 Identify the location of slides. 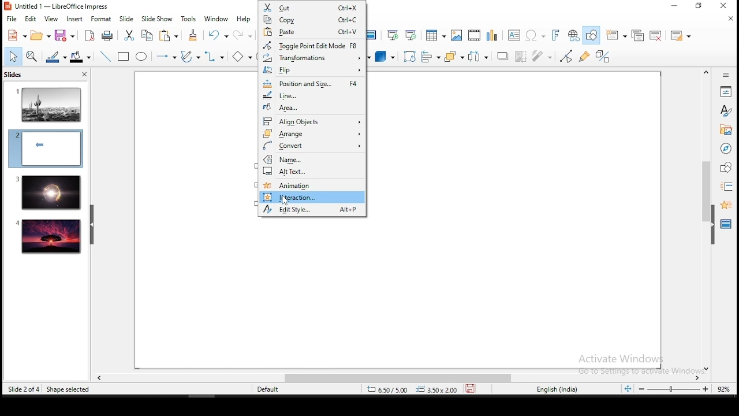
(16, 74).